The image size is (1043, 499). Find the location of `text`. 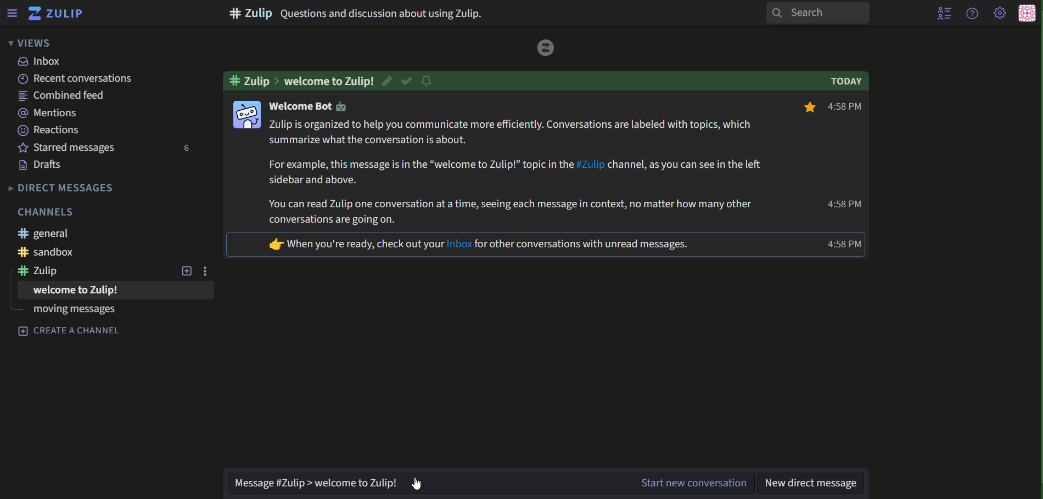

text is located at coordinates (844, 205).